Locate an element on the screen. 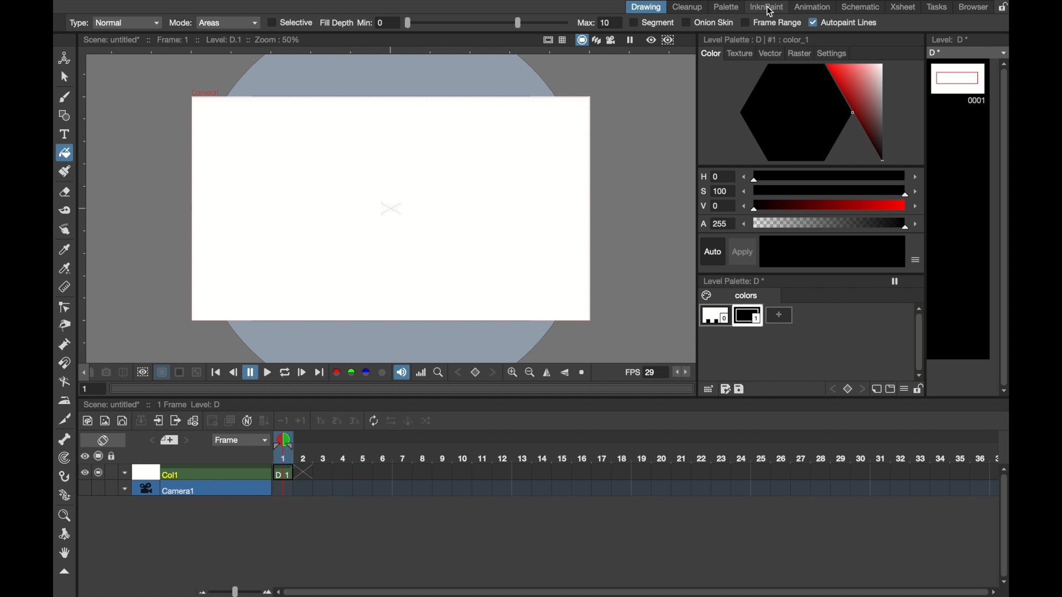 This screenshot has width=1062, height=597. scene is located at coordinates (634, 483).